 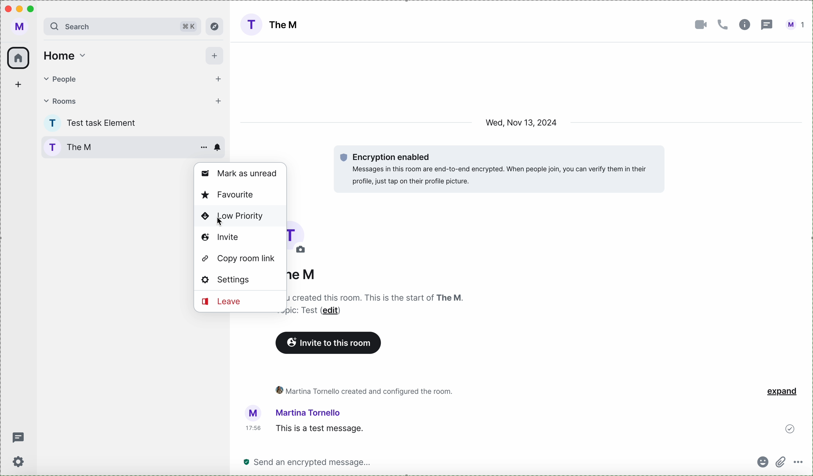 What do you see at coordinates (129, 148) in the screenshot?
I see `The M room` at bounding box center [129, 148].